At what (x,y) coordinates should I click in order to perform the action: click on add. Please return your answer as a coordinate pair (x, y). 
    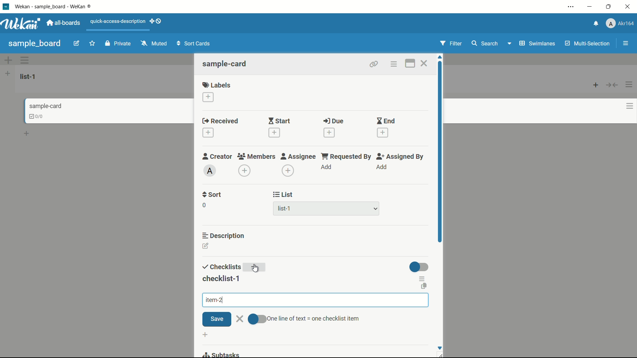
    Looking at the image, I should click on (327, 167).